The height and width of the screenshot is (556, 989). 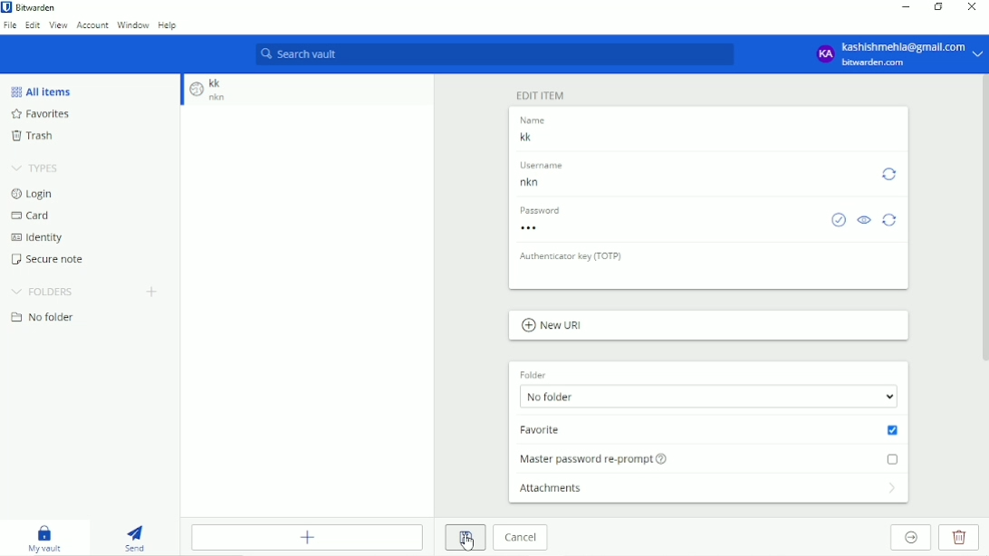 I want to click on Added to favorite, so click(x=708, y=429).